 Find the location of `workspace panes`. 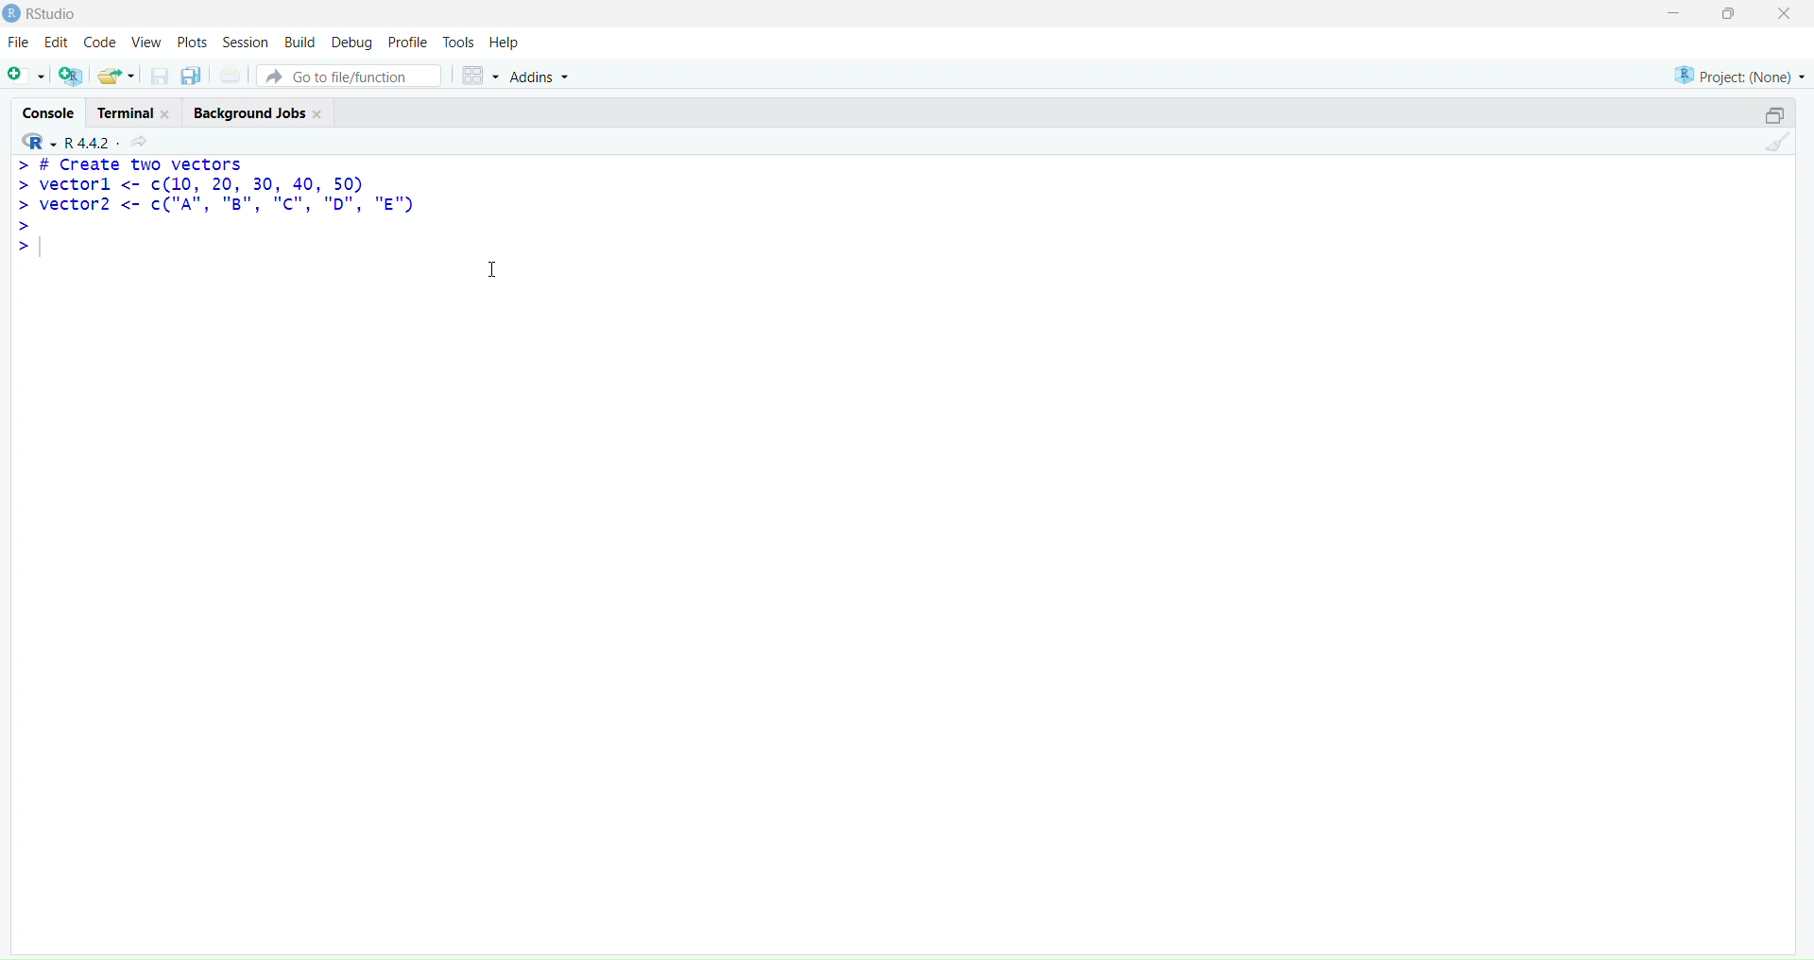

workspace panes is located at coordinates (479, 77).